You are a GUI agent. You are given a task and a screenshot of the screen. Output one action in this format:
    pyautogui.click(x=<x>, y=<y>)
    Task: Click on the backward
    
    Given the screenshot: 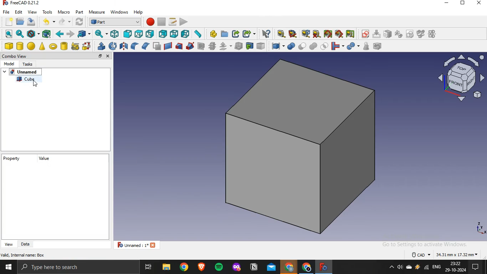 What is the action you would take?
    pyautogui.click(x=59, y=34)
    